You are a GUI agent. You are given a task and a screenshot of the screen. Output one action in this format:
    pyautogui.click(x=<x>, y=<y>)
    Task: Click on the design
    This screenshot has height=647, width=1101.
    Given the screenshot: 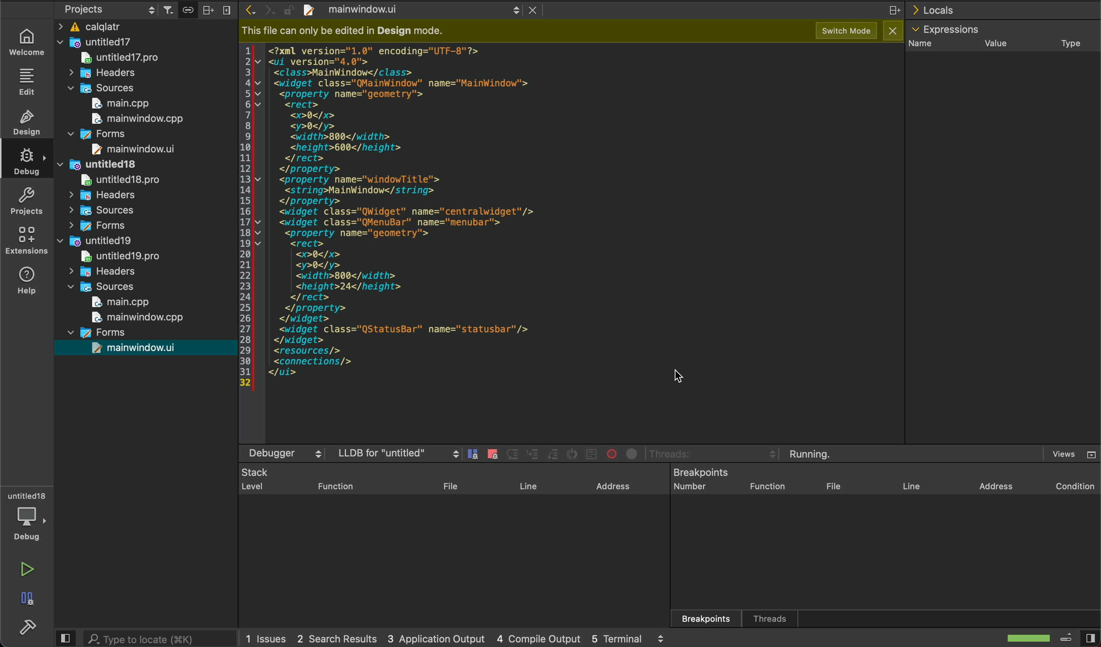 What is the action you would take?
    pyautogui.click(x=28, y=124)
    